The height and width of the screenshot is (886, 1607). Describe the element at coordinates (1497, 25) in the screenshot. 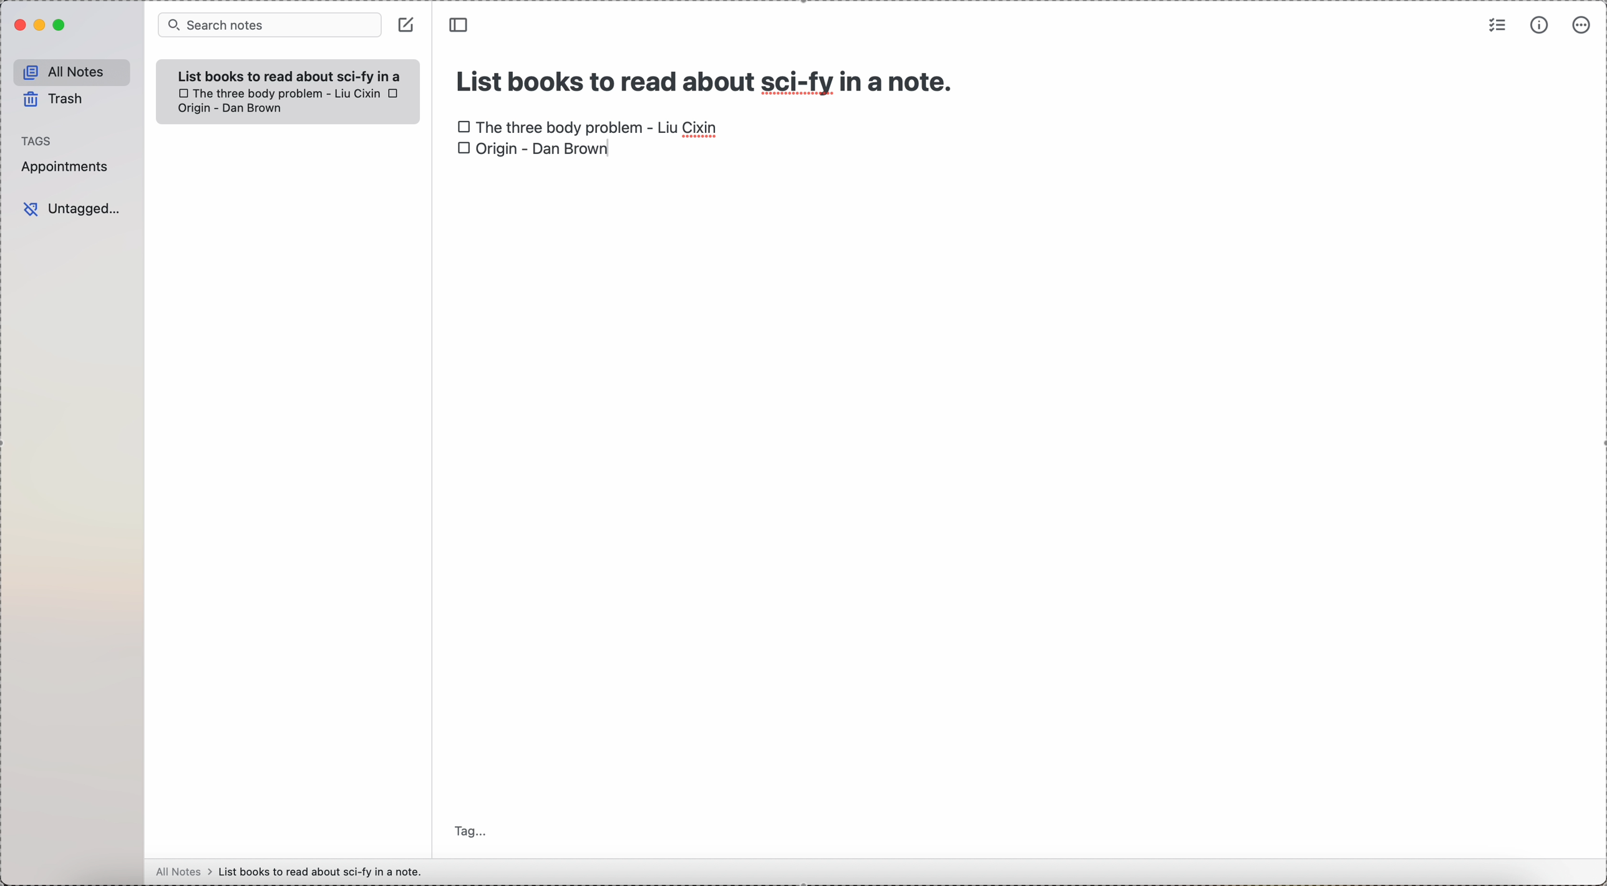

I see `check list` at that location.